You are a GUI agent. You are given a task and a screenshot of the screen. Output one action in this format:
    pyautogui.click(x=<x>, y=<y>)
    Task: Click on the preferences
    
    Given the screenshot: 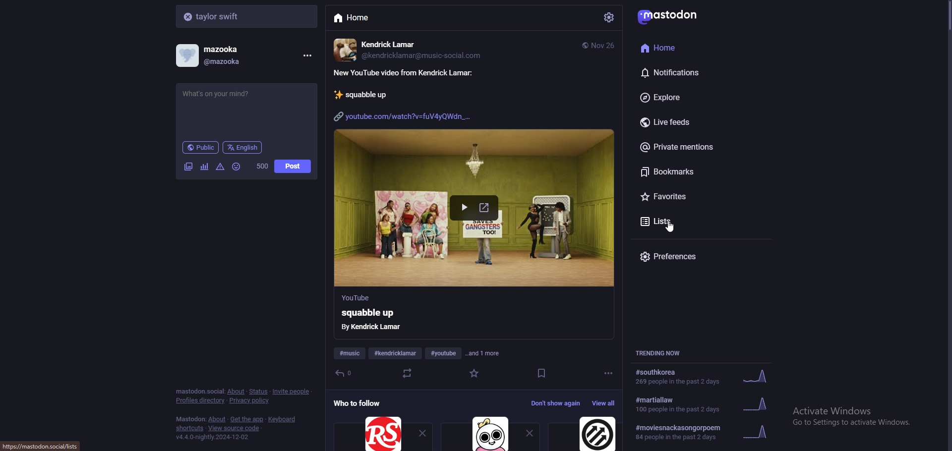 What is the action you would take?
    pyautogui.click(x=704, y=256)
    